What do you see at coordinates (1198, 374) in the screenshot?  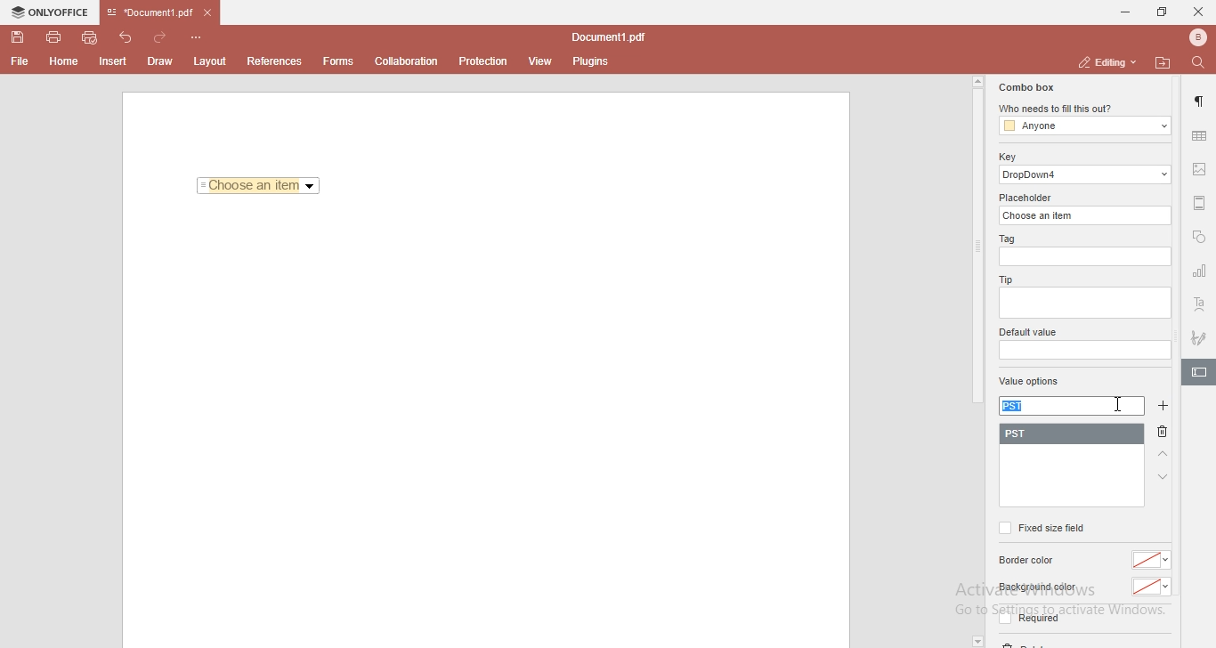 I see `highlighted` at bounding box center [1198, 374].